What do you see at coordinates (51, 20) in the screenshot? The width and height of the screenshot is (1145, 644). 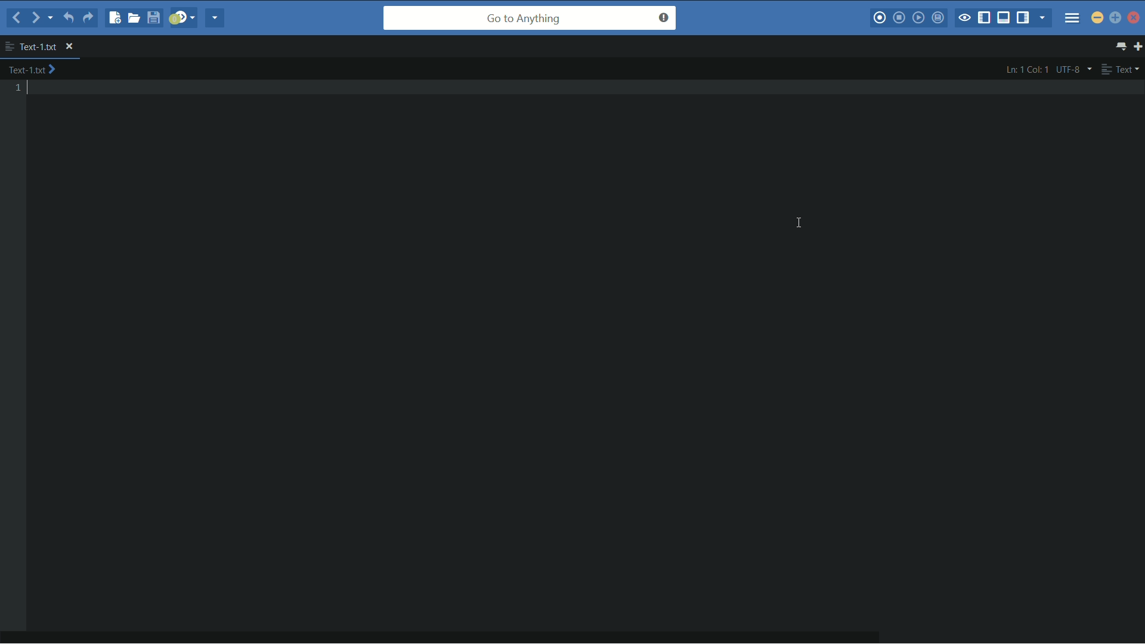 I see `recent locations` at bounding box center [51, 20].